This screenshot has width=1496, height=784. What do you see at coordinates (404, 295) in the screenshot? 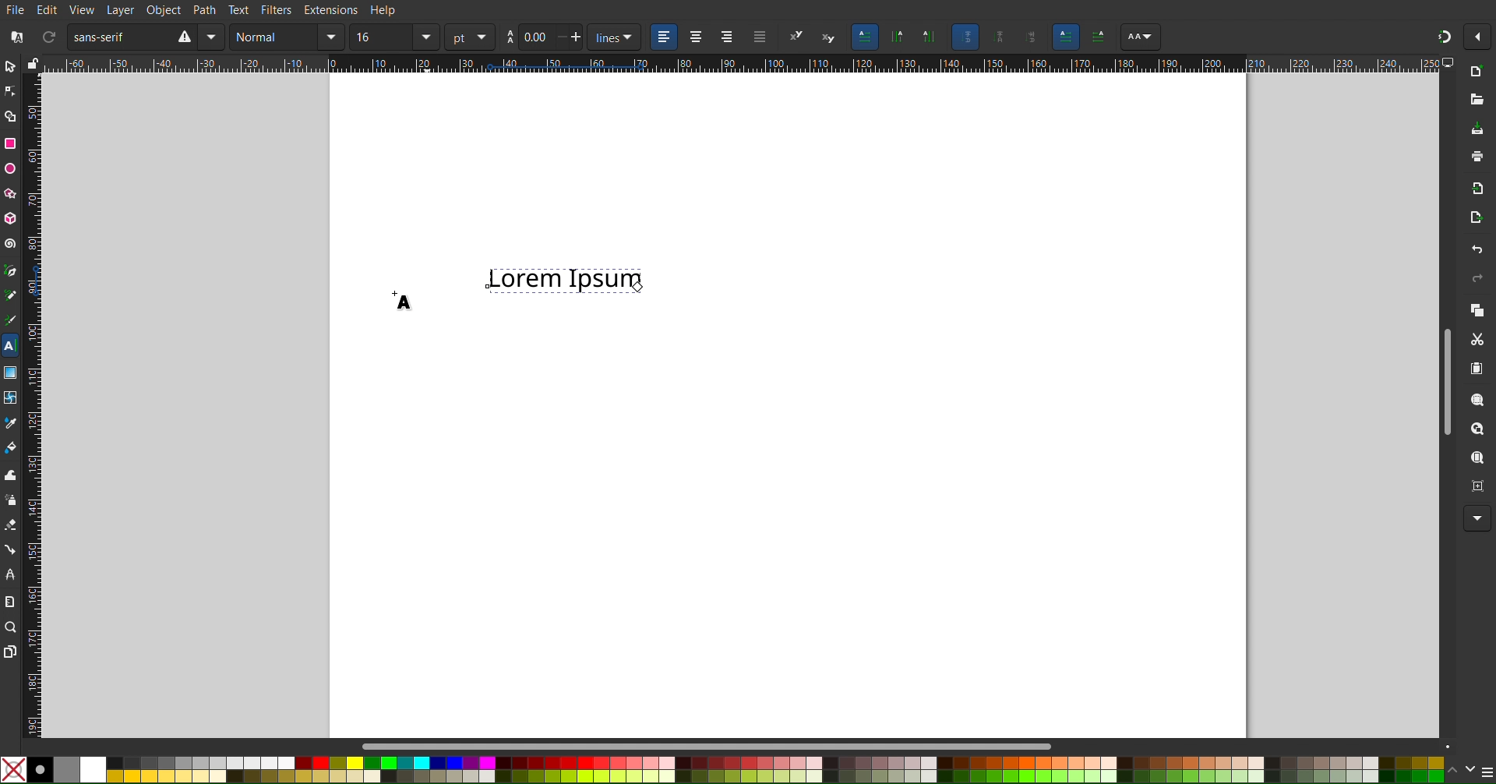
I see `Text Tool cursor` at bounding box center [404, 295].